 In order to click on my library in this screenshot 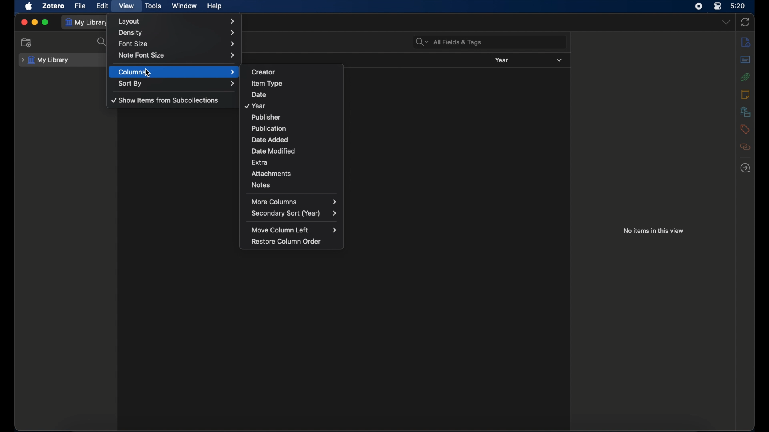, I will do `click(46, 60)`.